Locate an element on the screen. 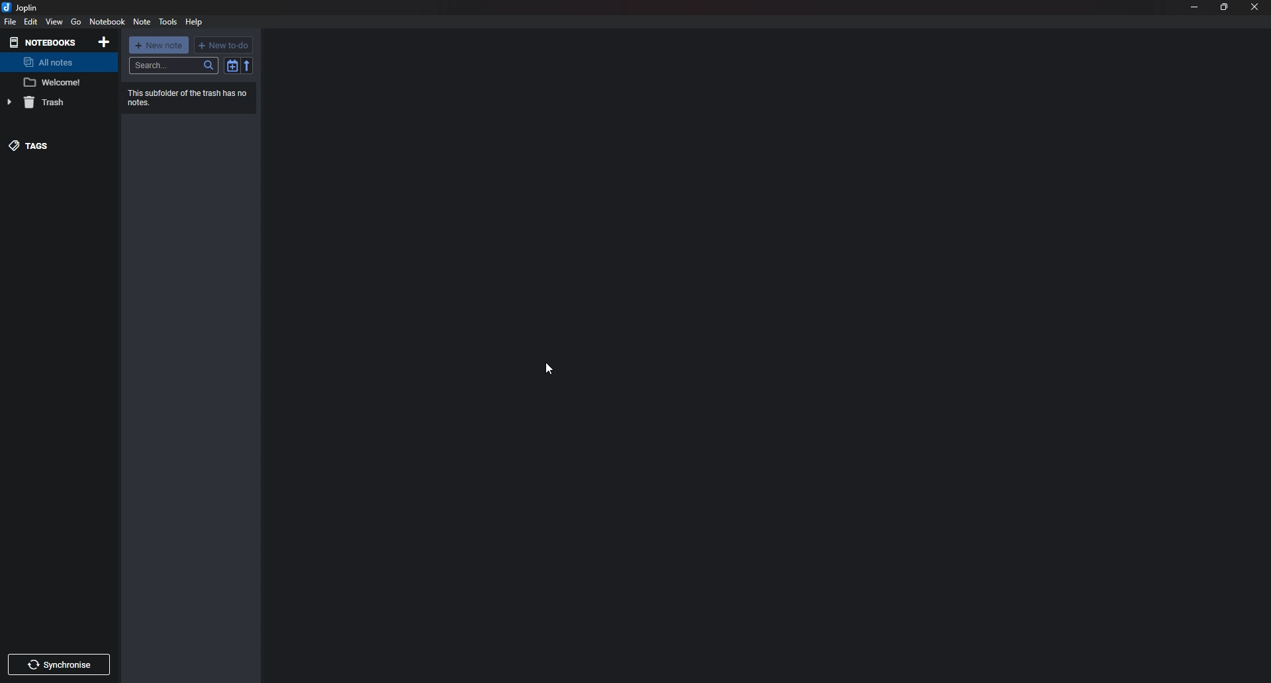 The width and height of the screenshot is (1271, 683). Toggle sort is located at coordinates (232, 66).